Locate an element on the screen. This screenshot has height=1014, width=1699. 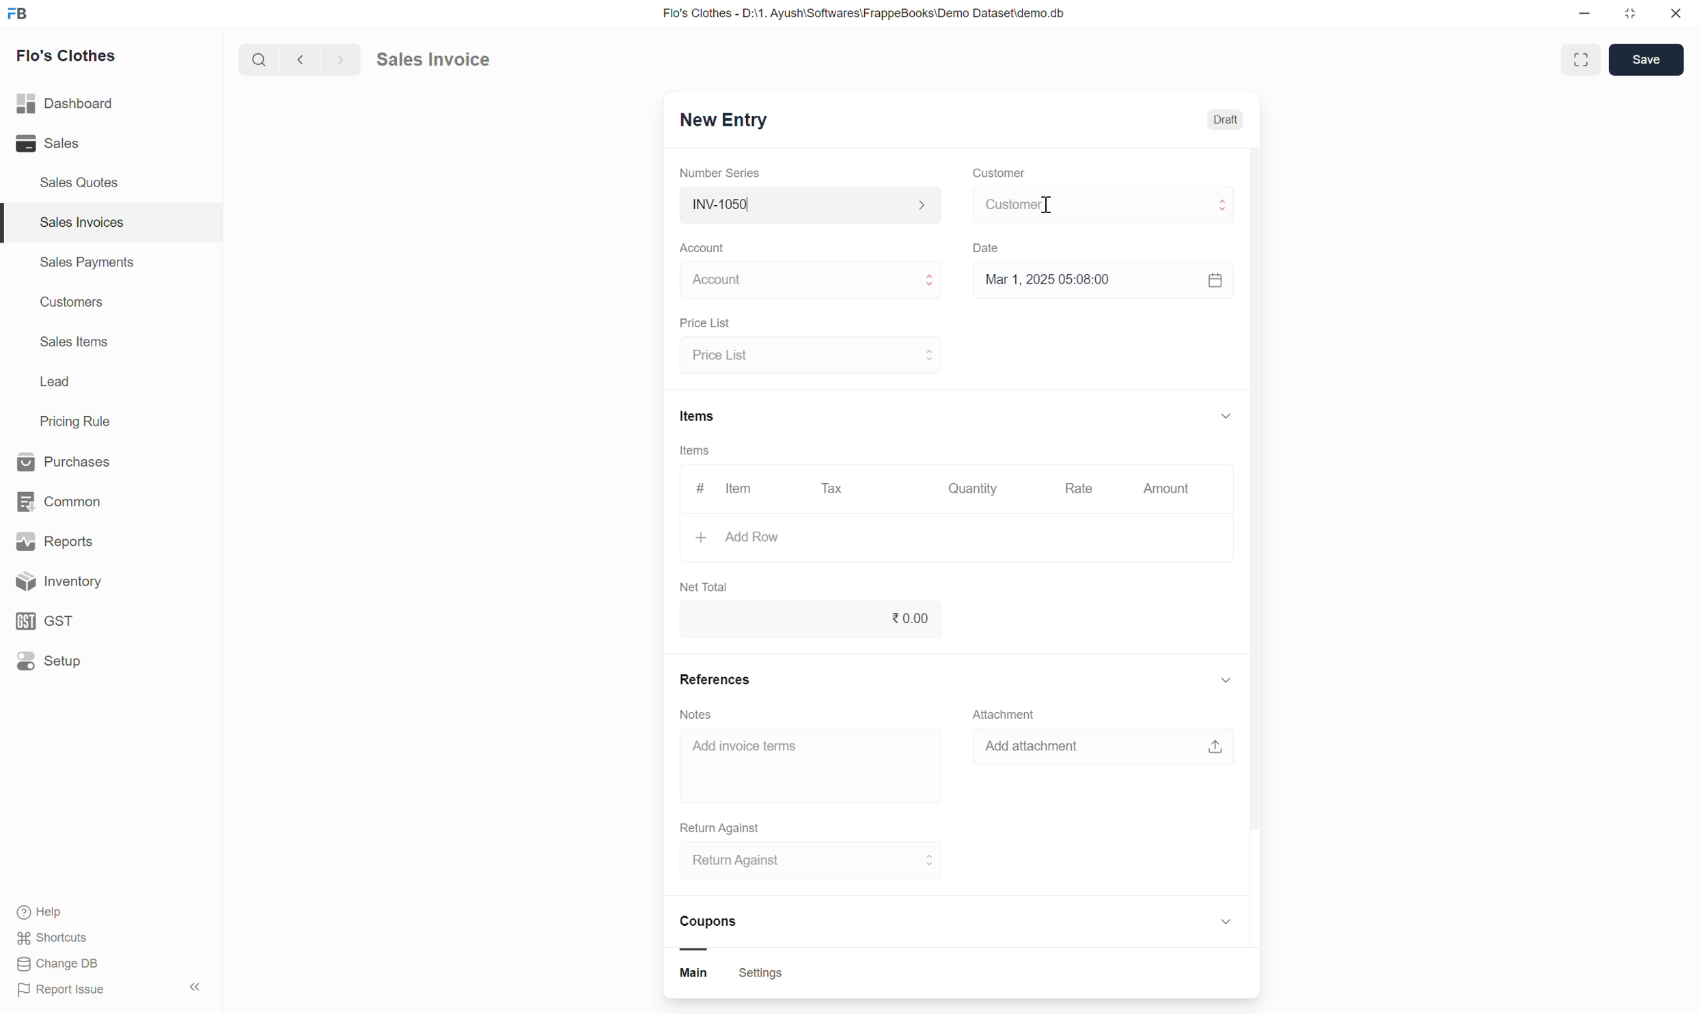
show or hide references  is located at coordinates (1226, 682).